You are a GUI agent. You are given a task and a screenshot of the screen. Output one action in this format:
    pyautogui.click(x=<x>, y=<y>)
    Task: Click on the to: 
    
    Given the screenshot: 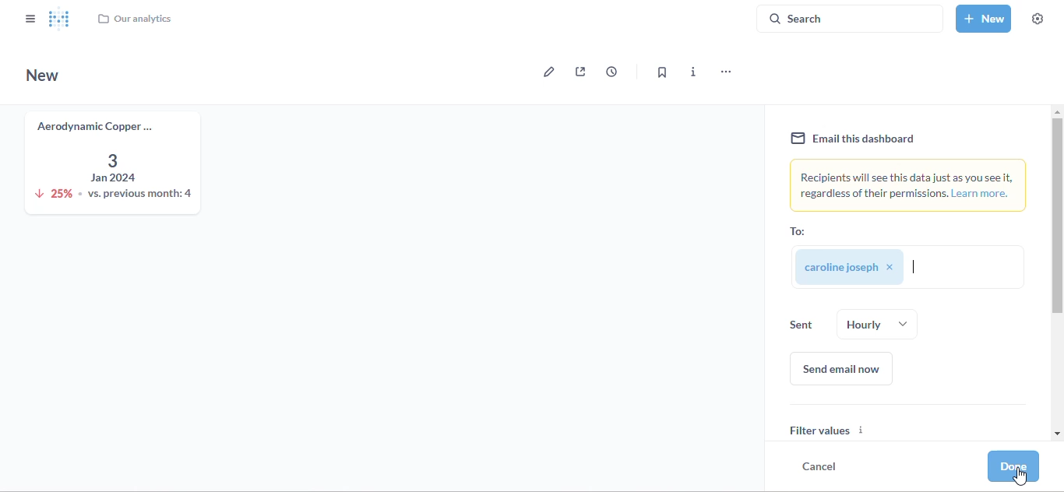 What is the action you would take?
    pyautogui.click(x=798, y=231)
    